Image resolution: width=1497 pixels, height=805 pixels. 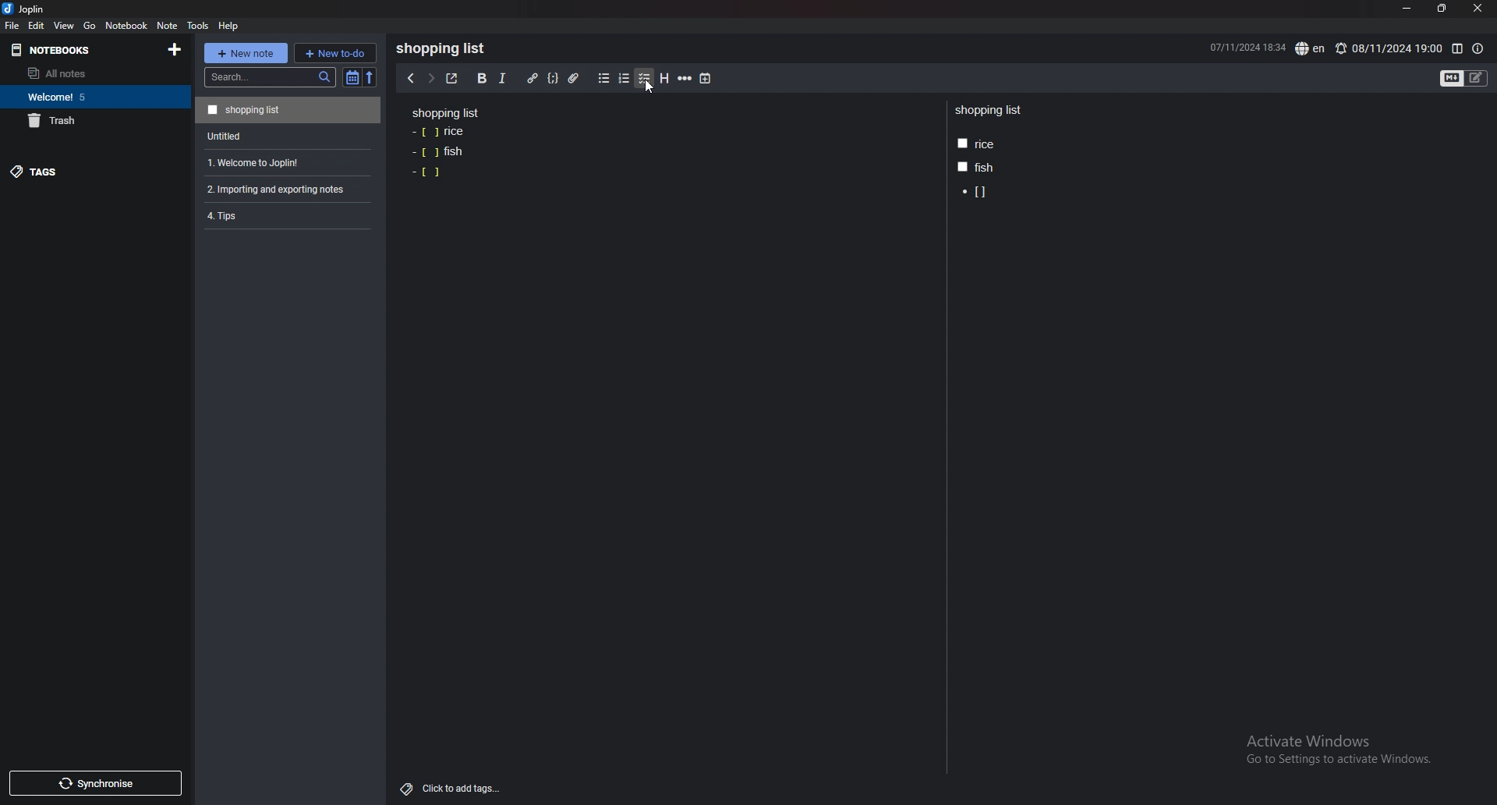 What do you see at coordinates (452, 78) in the screenshot?
I see `toggle external editor` at bounding box center [452, 78].